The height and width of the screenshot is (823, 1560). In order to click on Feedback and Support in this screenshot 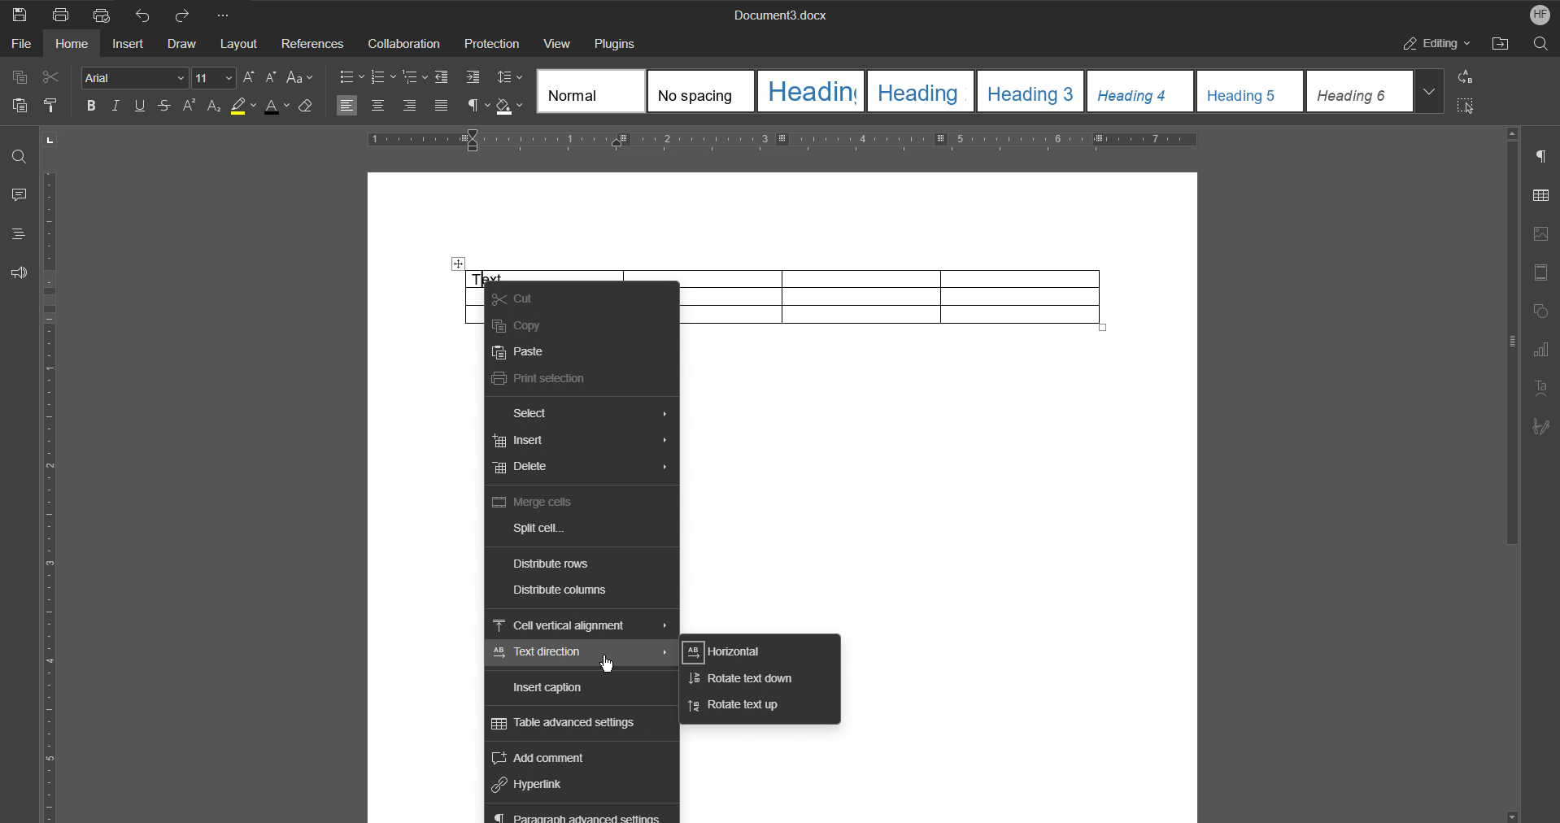, I will do `click(20, 269)`.